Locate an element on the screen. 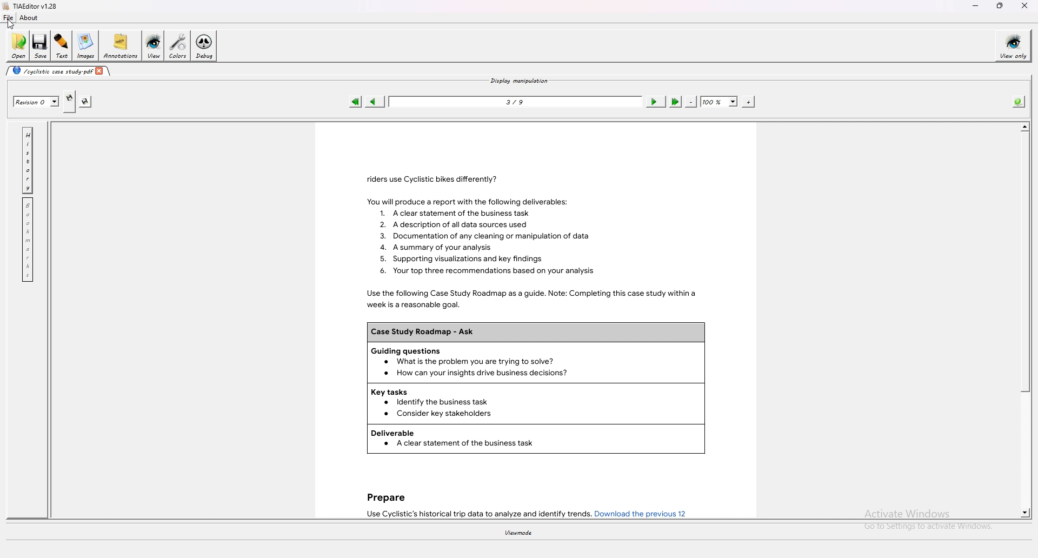 This screenshot has width=1038, height=558. Use Cyclistic’s historical trip data to analyze and identify trends. is located at coordinates (475, 514).